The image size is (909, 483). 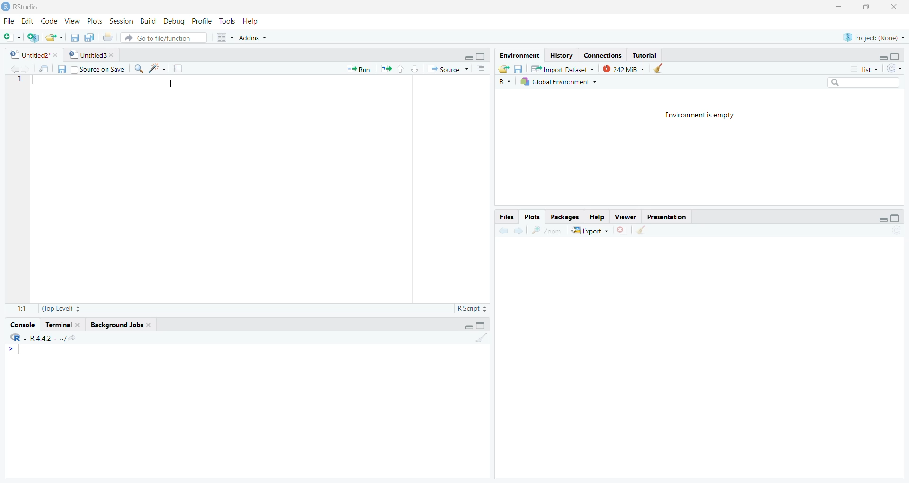 What do you see at coordinates (163, 37) in the screenshot?
I see `A Go to file/function` at bounding box center [163, 37].